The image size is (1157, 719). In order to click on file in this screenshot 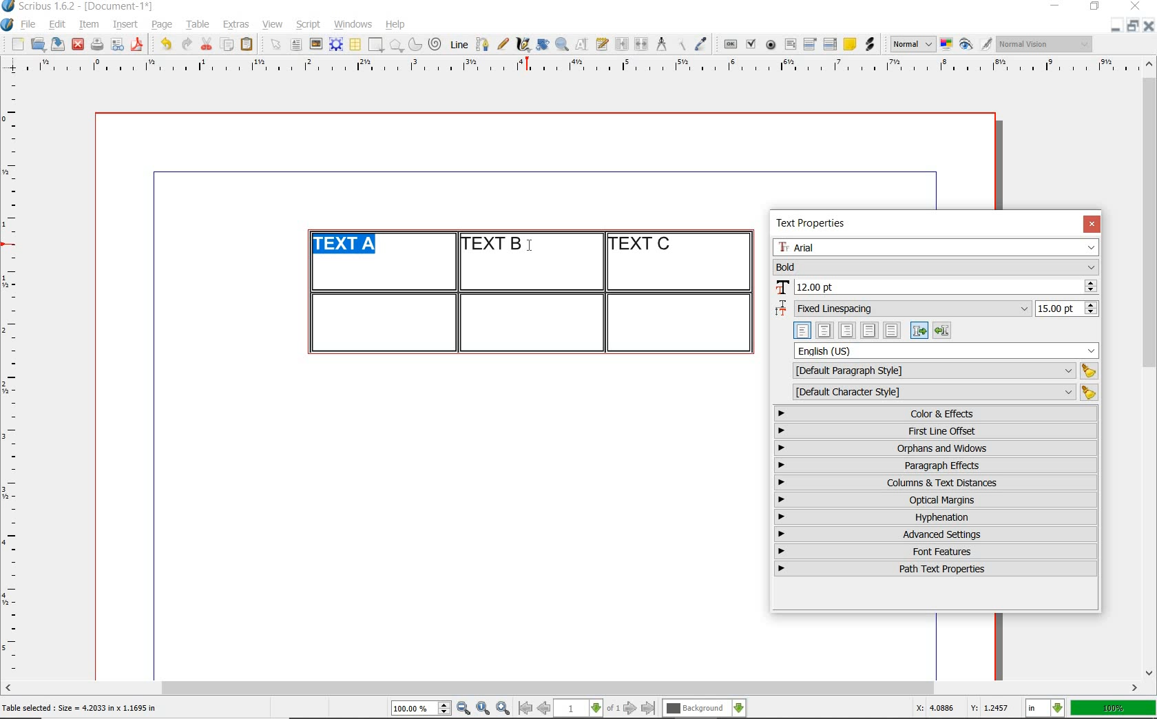, I will do `click(30, 25)`.